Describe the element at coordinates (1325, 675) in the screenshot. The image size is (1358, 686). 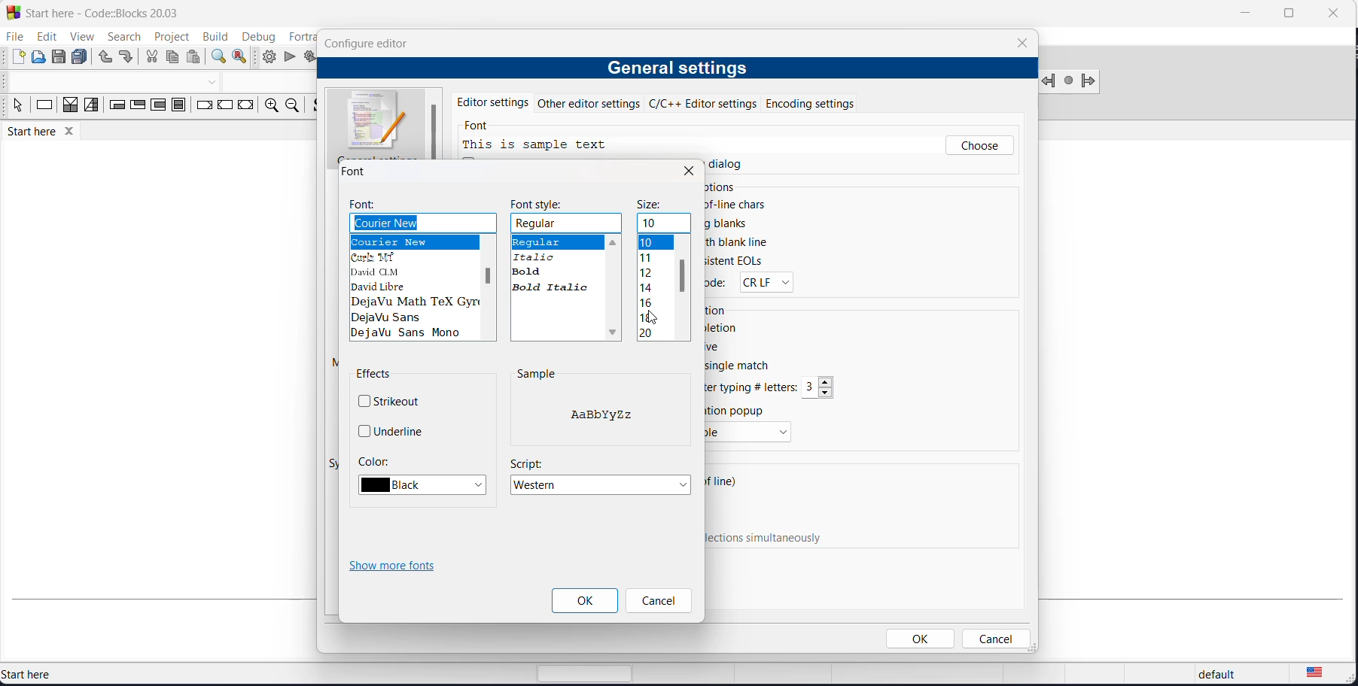
I see `text languge` at that location.